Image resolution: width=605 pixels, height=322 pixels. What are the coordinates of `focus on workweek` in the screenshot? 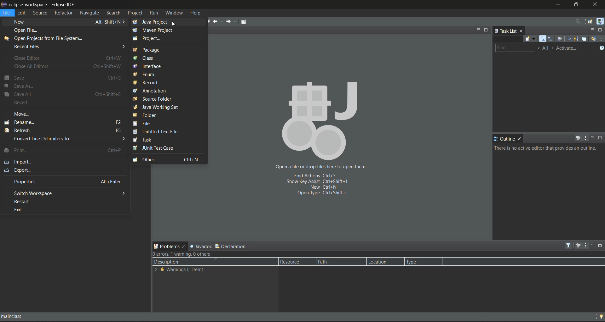 It's located at (559, 38).